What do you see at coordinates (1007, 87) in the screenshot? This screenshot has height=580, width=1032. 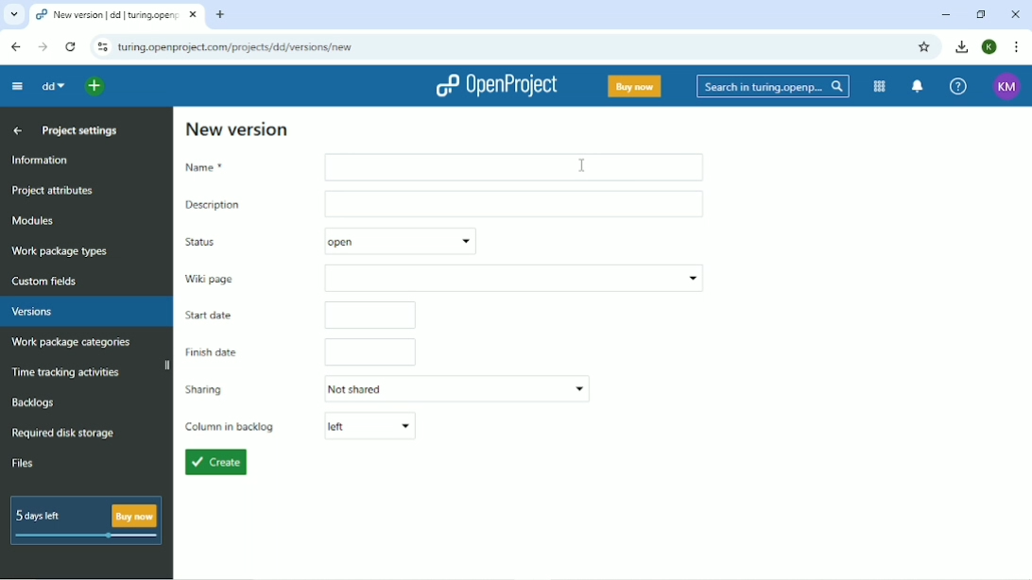 I see `Account` at bounding box center [1007, 87].